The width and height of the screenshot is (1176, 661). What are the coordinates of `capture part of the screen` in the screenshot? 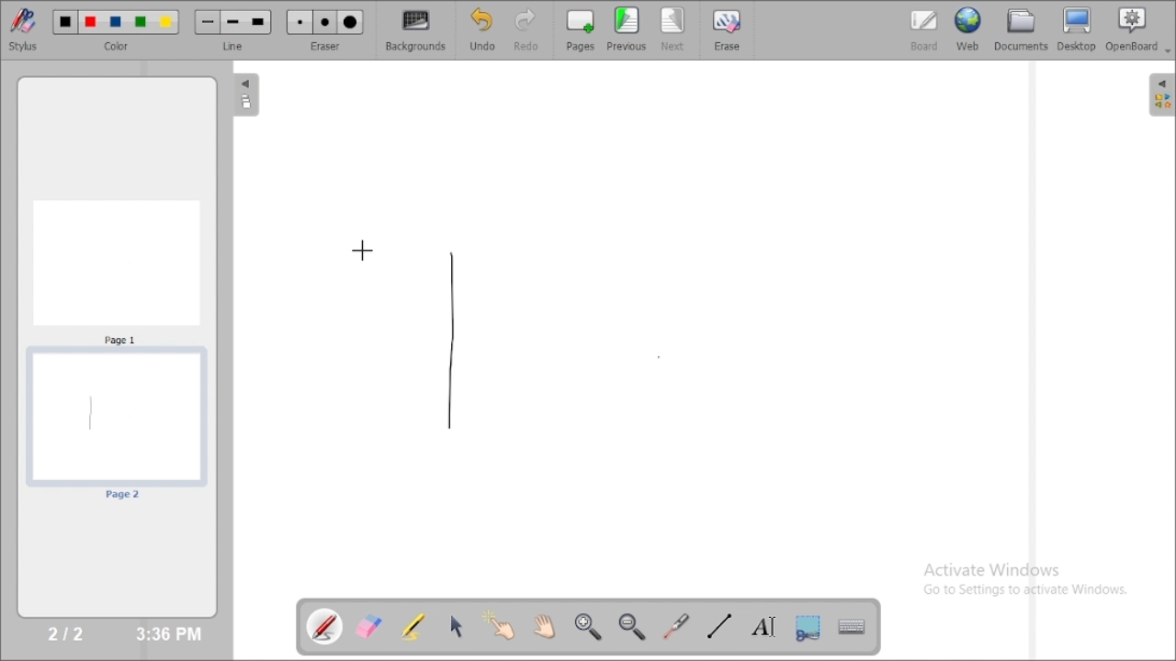 It's located at (808, 627).